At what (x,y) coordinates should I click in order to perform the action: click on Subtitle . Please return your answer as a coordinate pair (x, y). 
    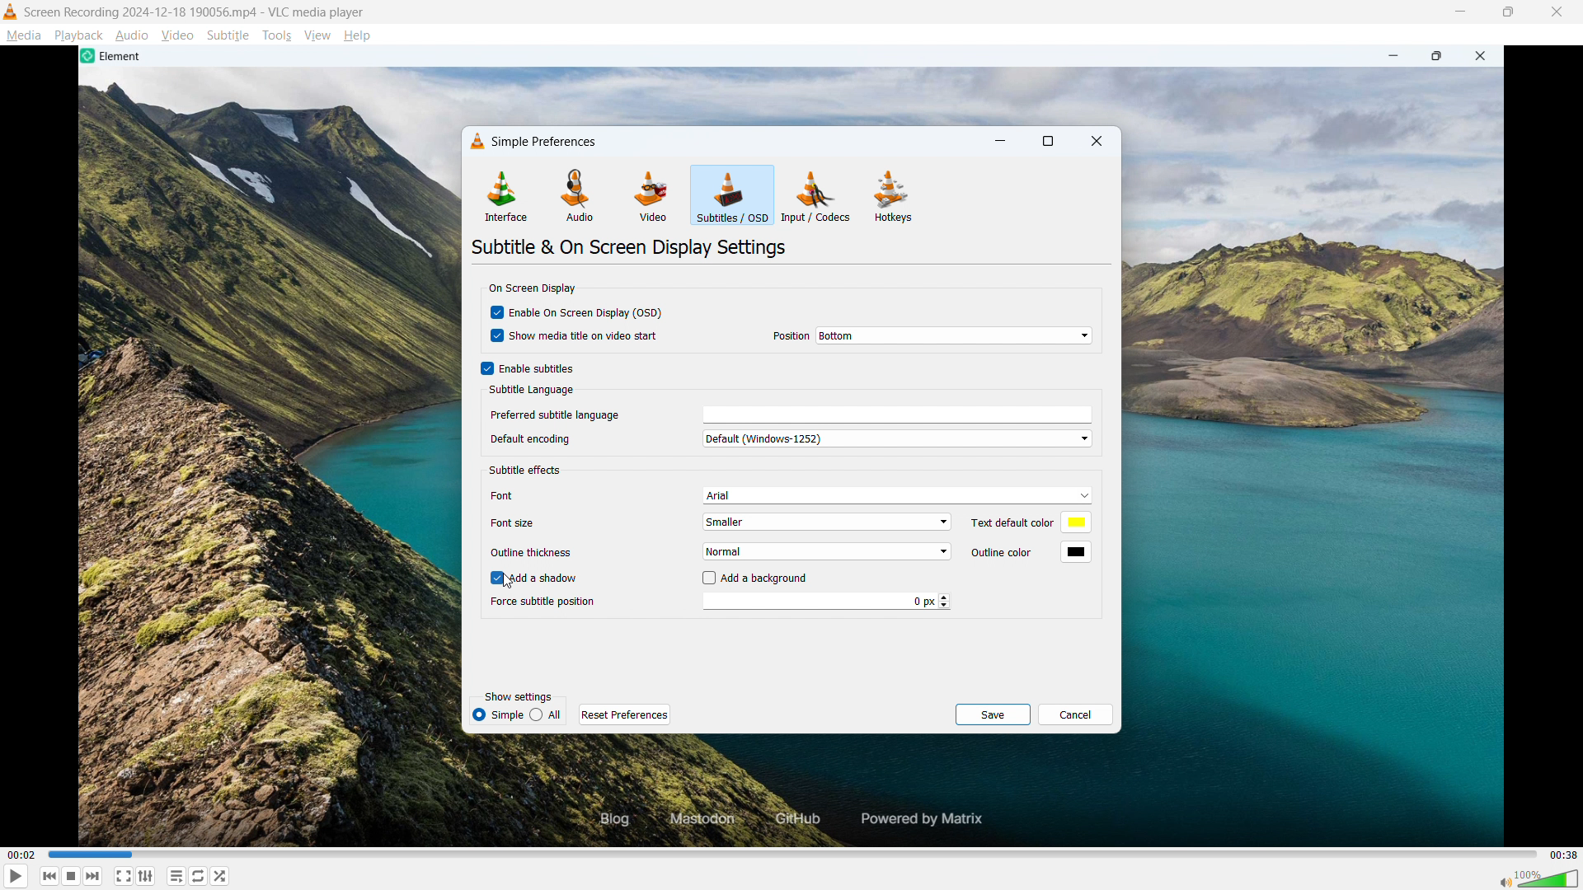
    Looking at the image, I should click on (228, 35).